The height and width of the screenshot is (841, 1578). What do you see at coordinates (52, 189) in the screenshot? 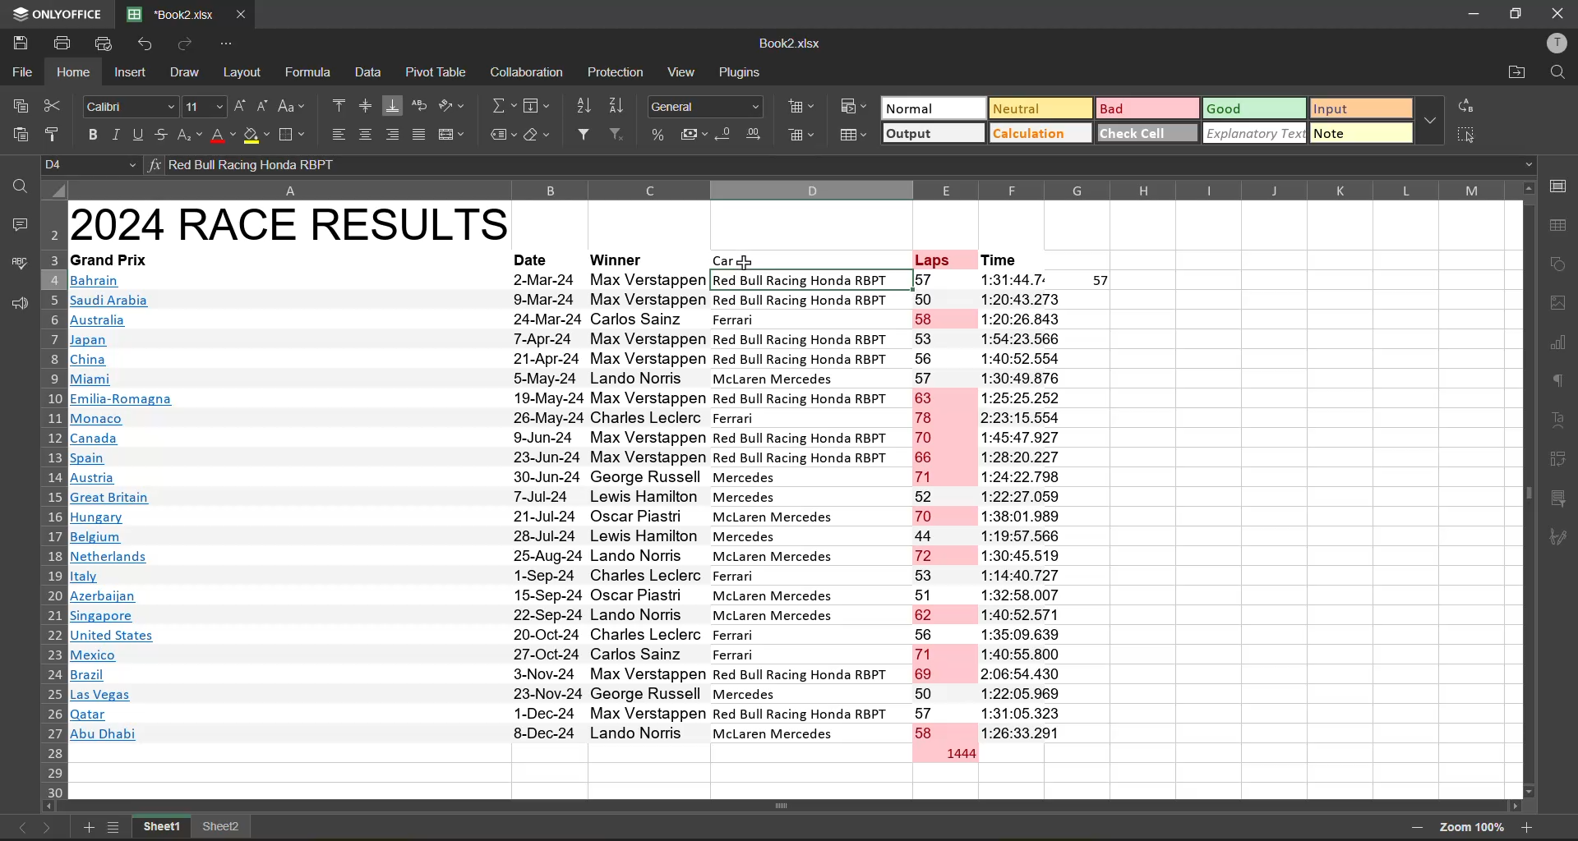
I see `Select all` at bounding box center [52, 189].